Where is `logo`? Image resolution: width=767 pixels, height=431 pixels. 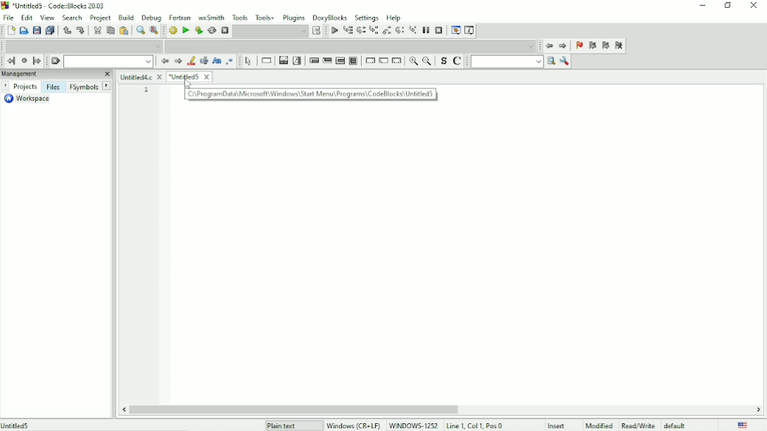 logo is located at coordinates (5, 5).